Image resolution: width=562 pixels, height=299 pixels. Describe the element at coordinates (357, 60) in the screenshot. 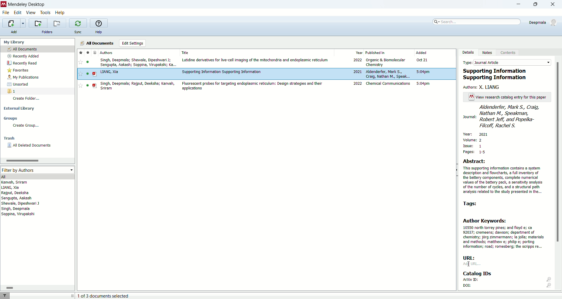

I see `2022` at that location.